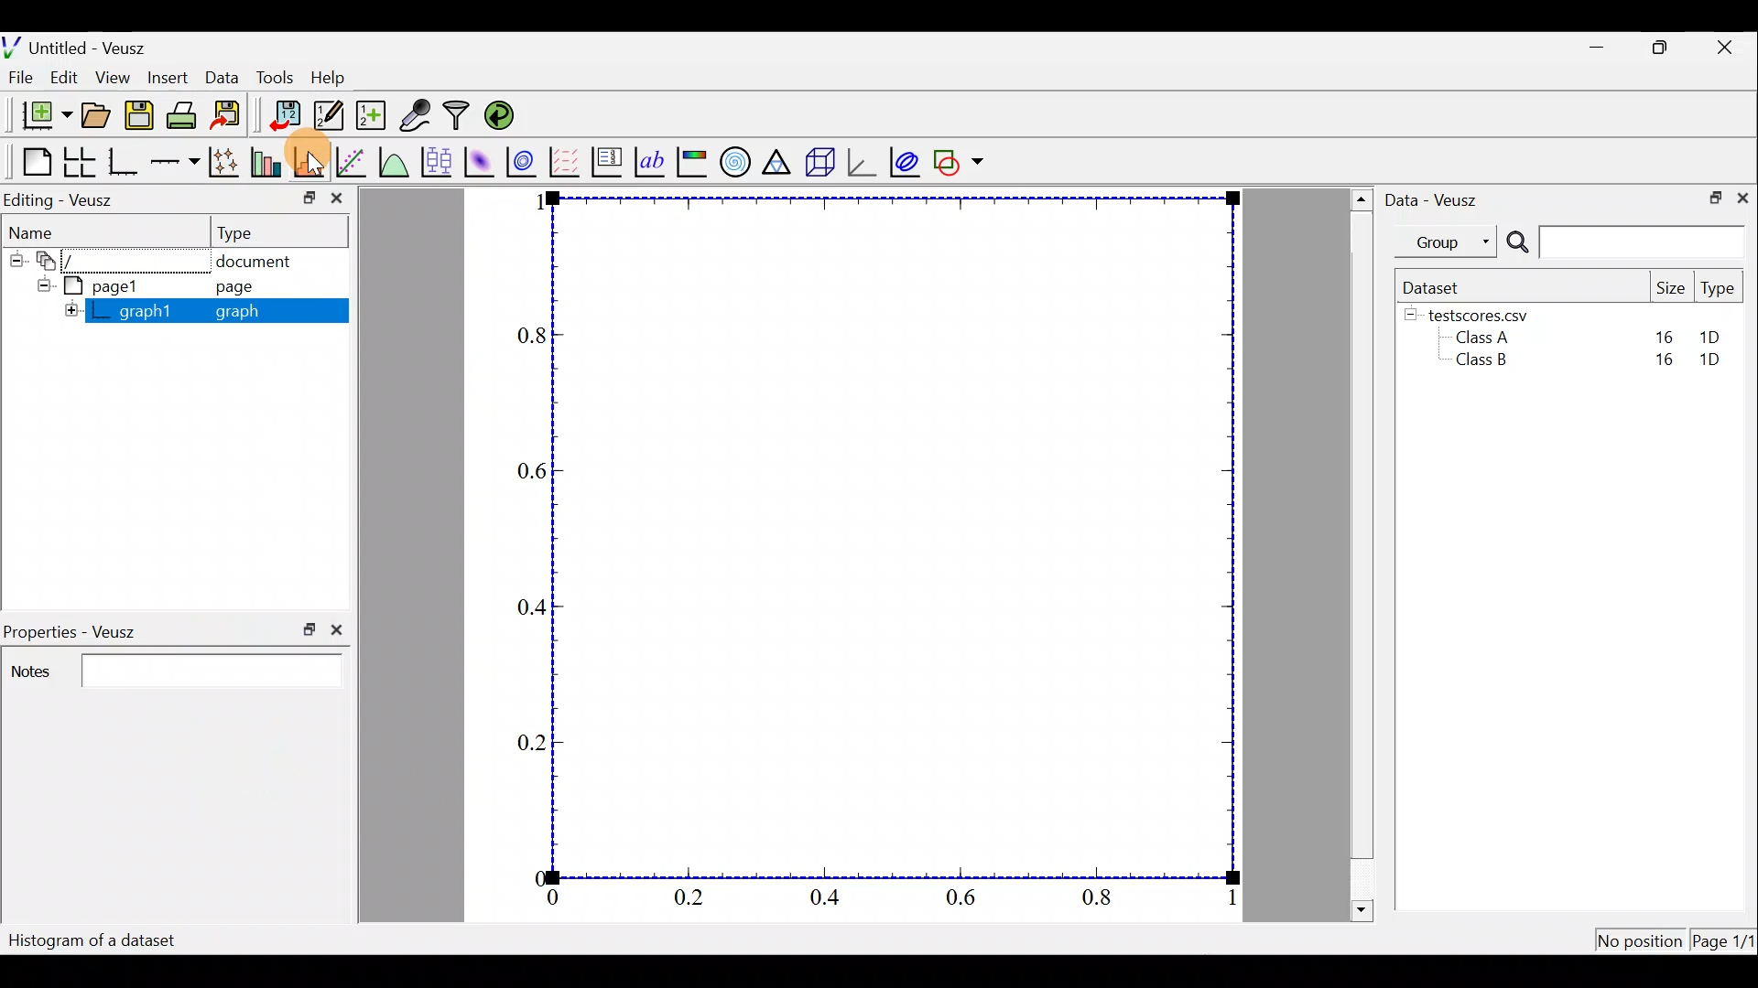 This screenshot has width=1758, height=988. I want to click on New document, so click(38, 114).